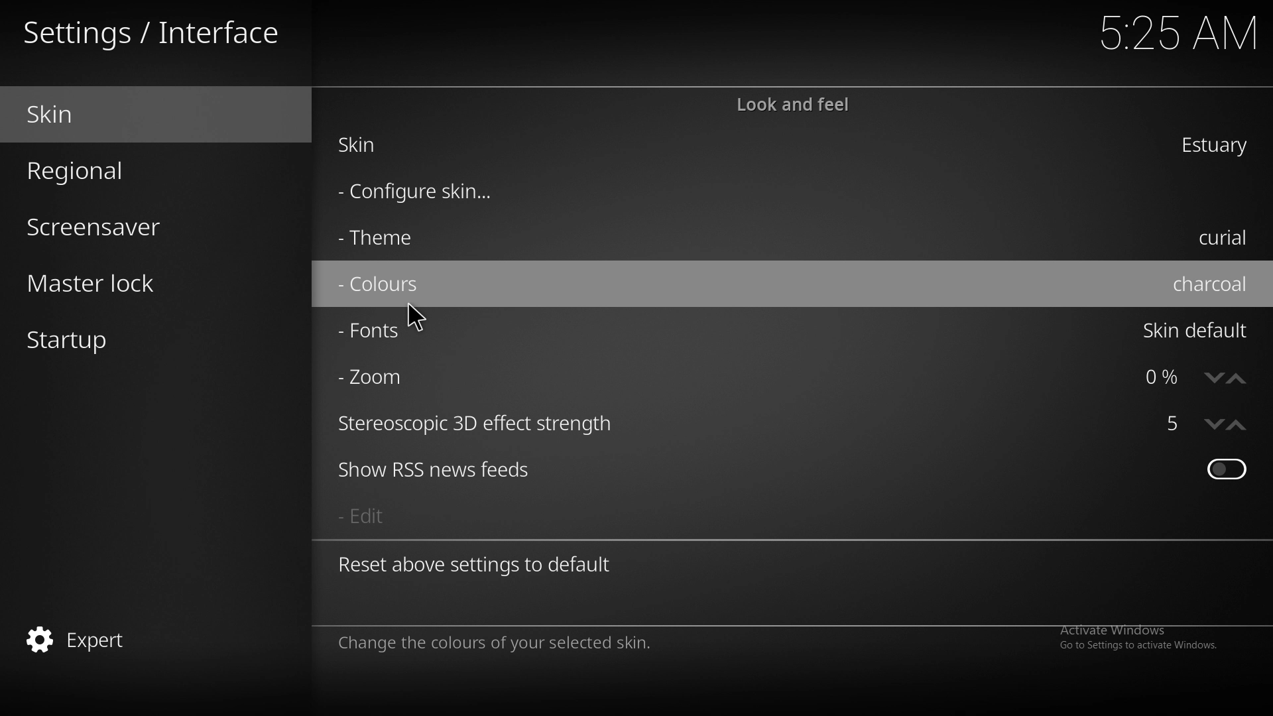  Describe the element at coordinates (112, 117) in the screenshot. I see `skin` at that location.